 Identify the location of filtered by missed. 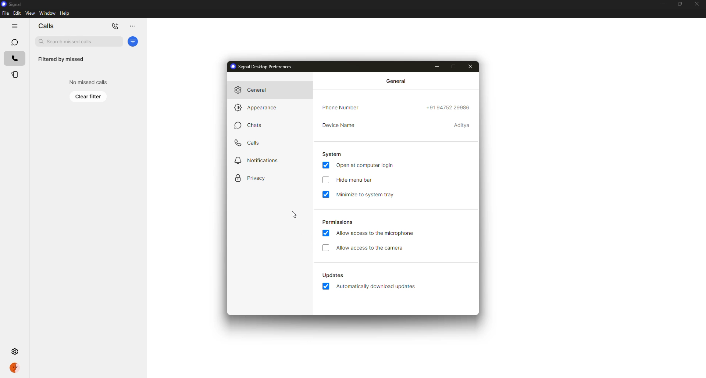
(61, 59).